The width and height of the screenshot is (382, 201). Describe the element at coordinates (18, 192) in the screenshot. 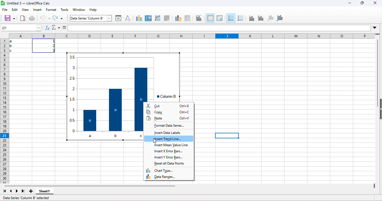

I see `next sheet` at that location.